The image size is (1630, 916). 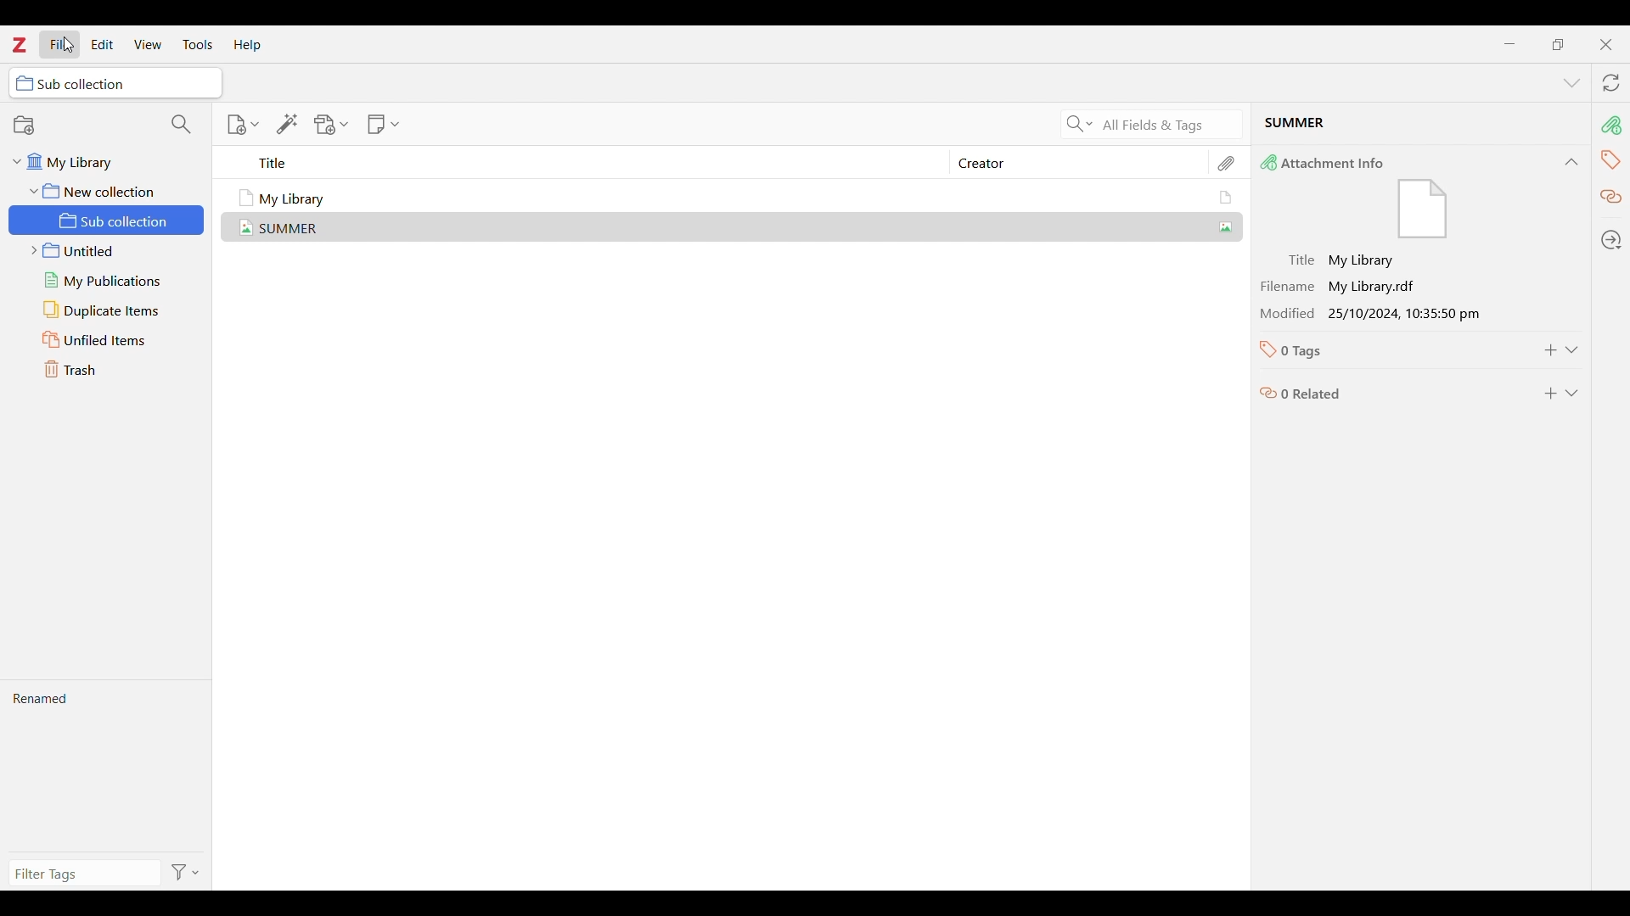 I want to click on Creator , so click(x=1071, y=163).